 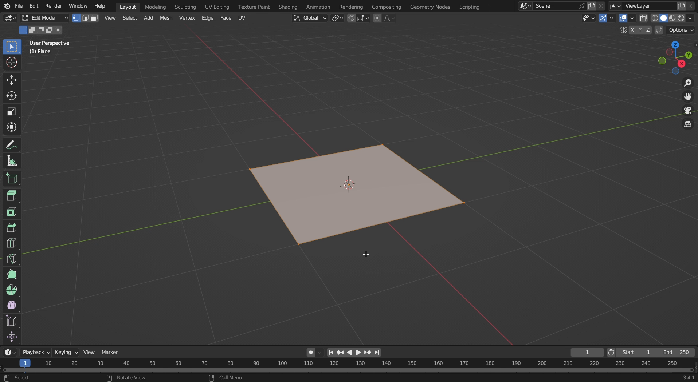 What do you see at coordinates (10, 352) in the screenshot?
I see `Editor Type` at bounding box center [10, 352].